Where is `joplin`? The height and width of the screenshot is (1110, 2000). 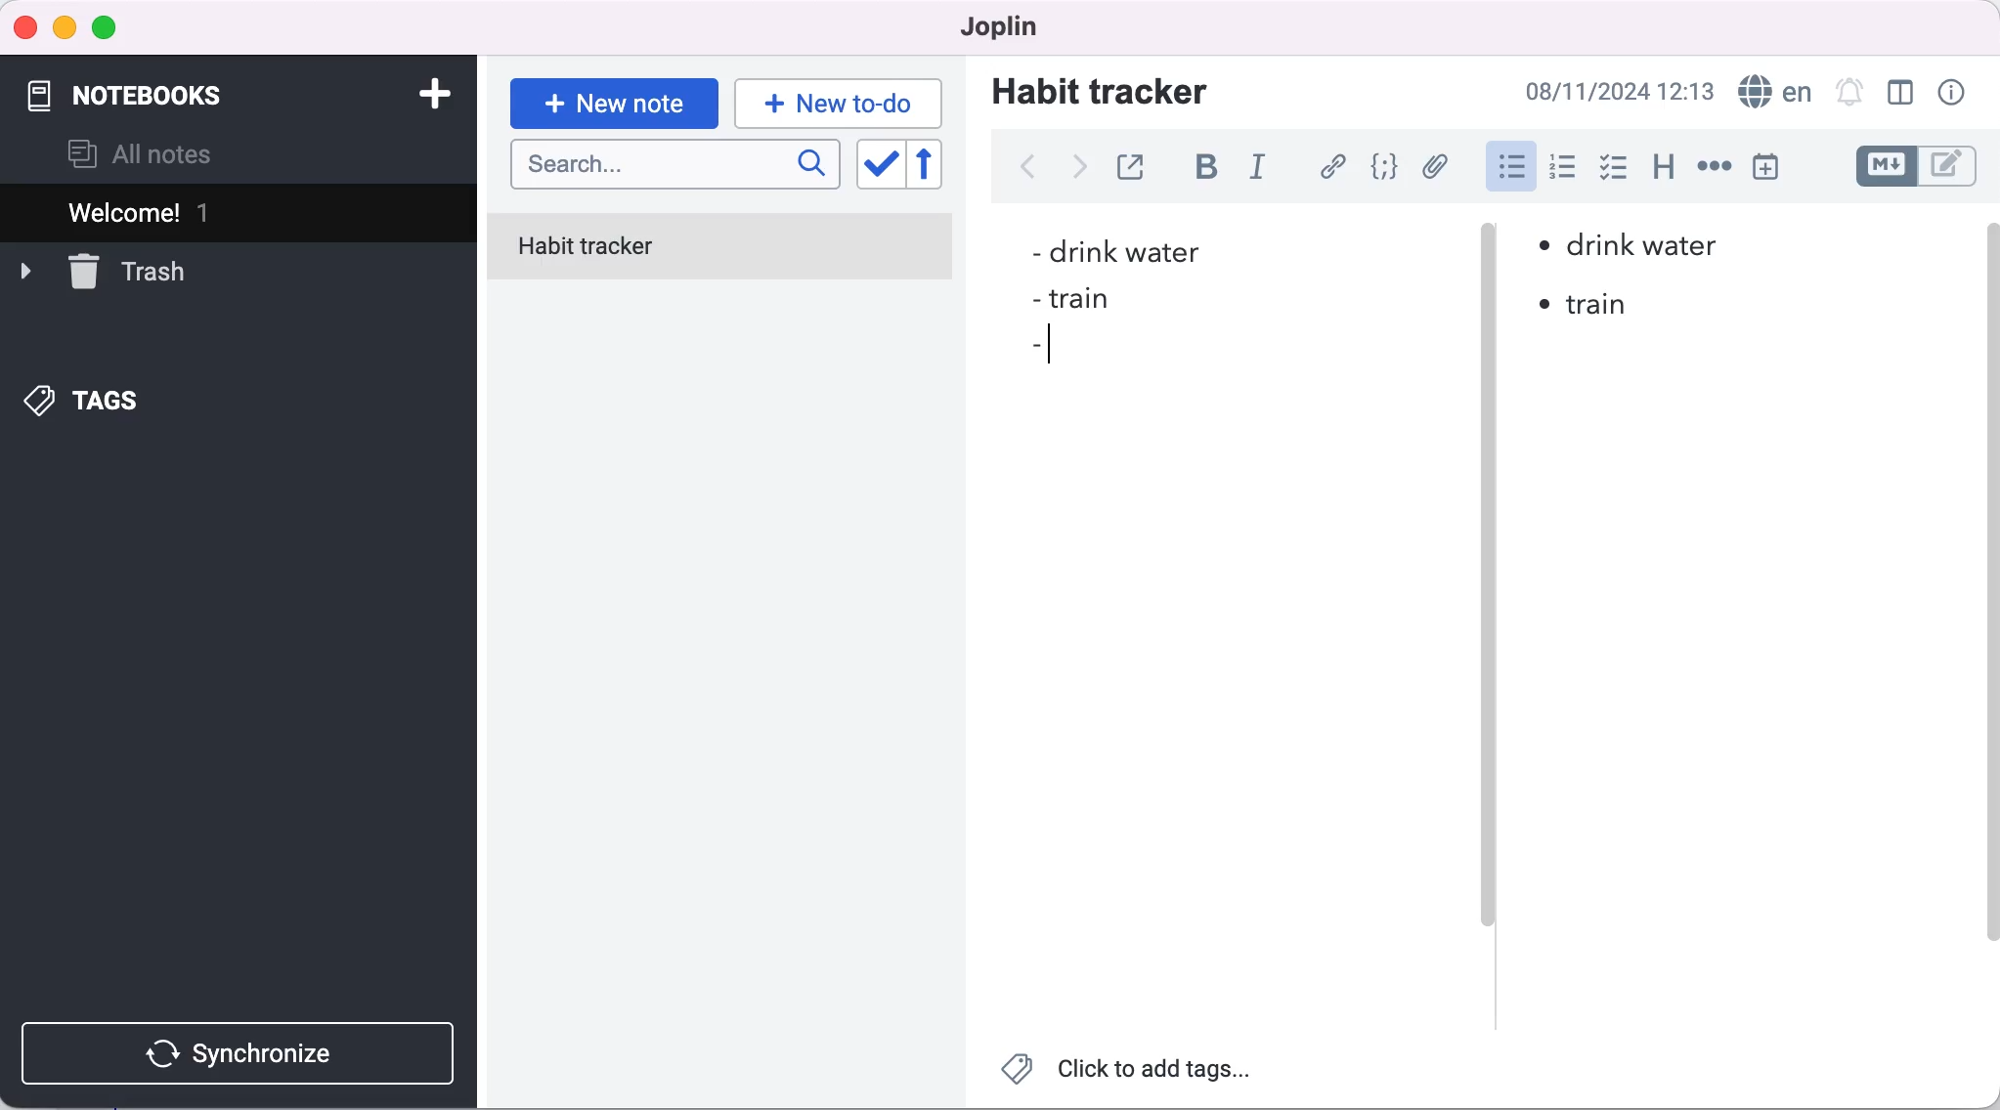 joplin is located at coordinates (991, 25).